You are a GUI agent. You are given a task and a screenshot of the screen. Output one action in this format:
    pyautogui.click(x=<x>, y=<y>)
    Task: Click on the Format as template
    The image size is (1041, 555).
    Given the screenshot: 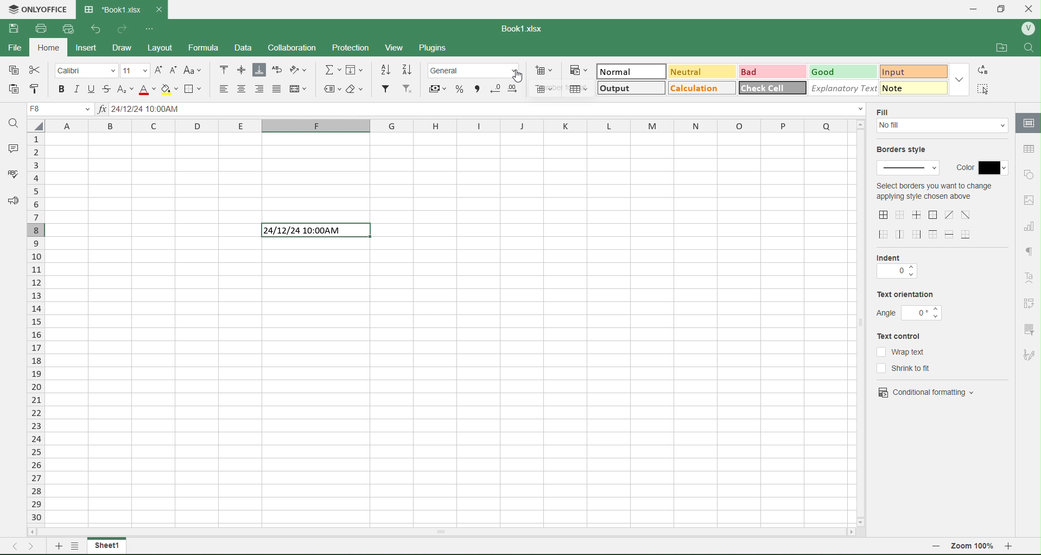 What is the action you would take?
    pyautogui.click(x=579, y=89)
    